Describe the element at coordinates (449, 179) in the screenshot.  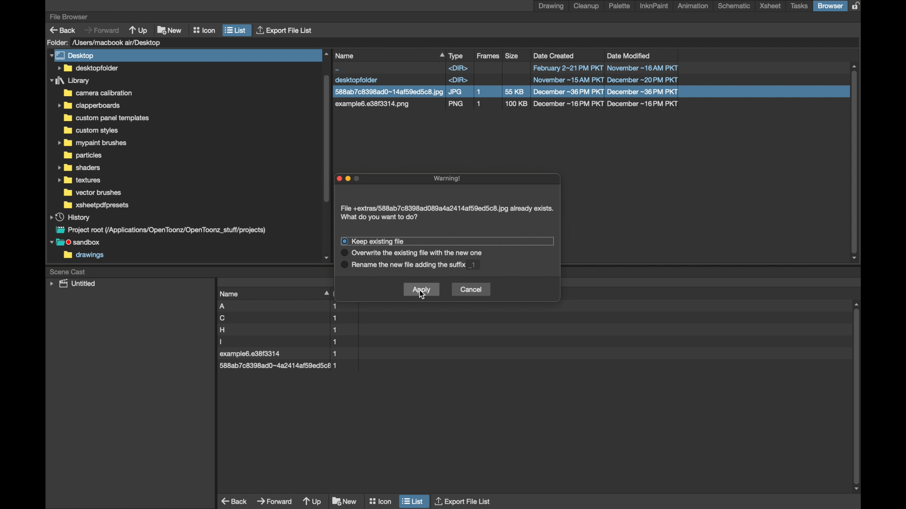
I see `warning` at that location.